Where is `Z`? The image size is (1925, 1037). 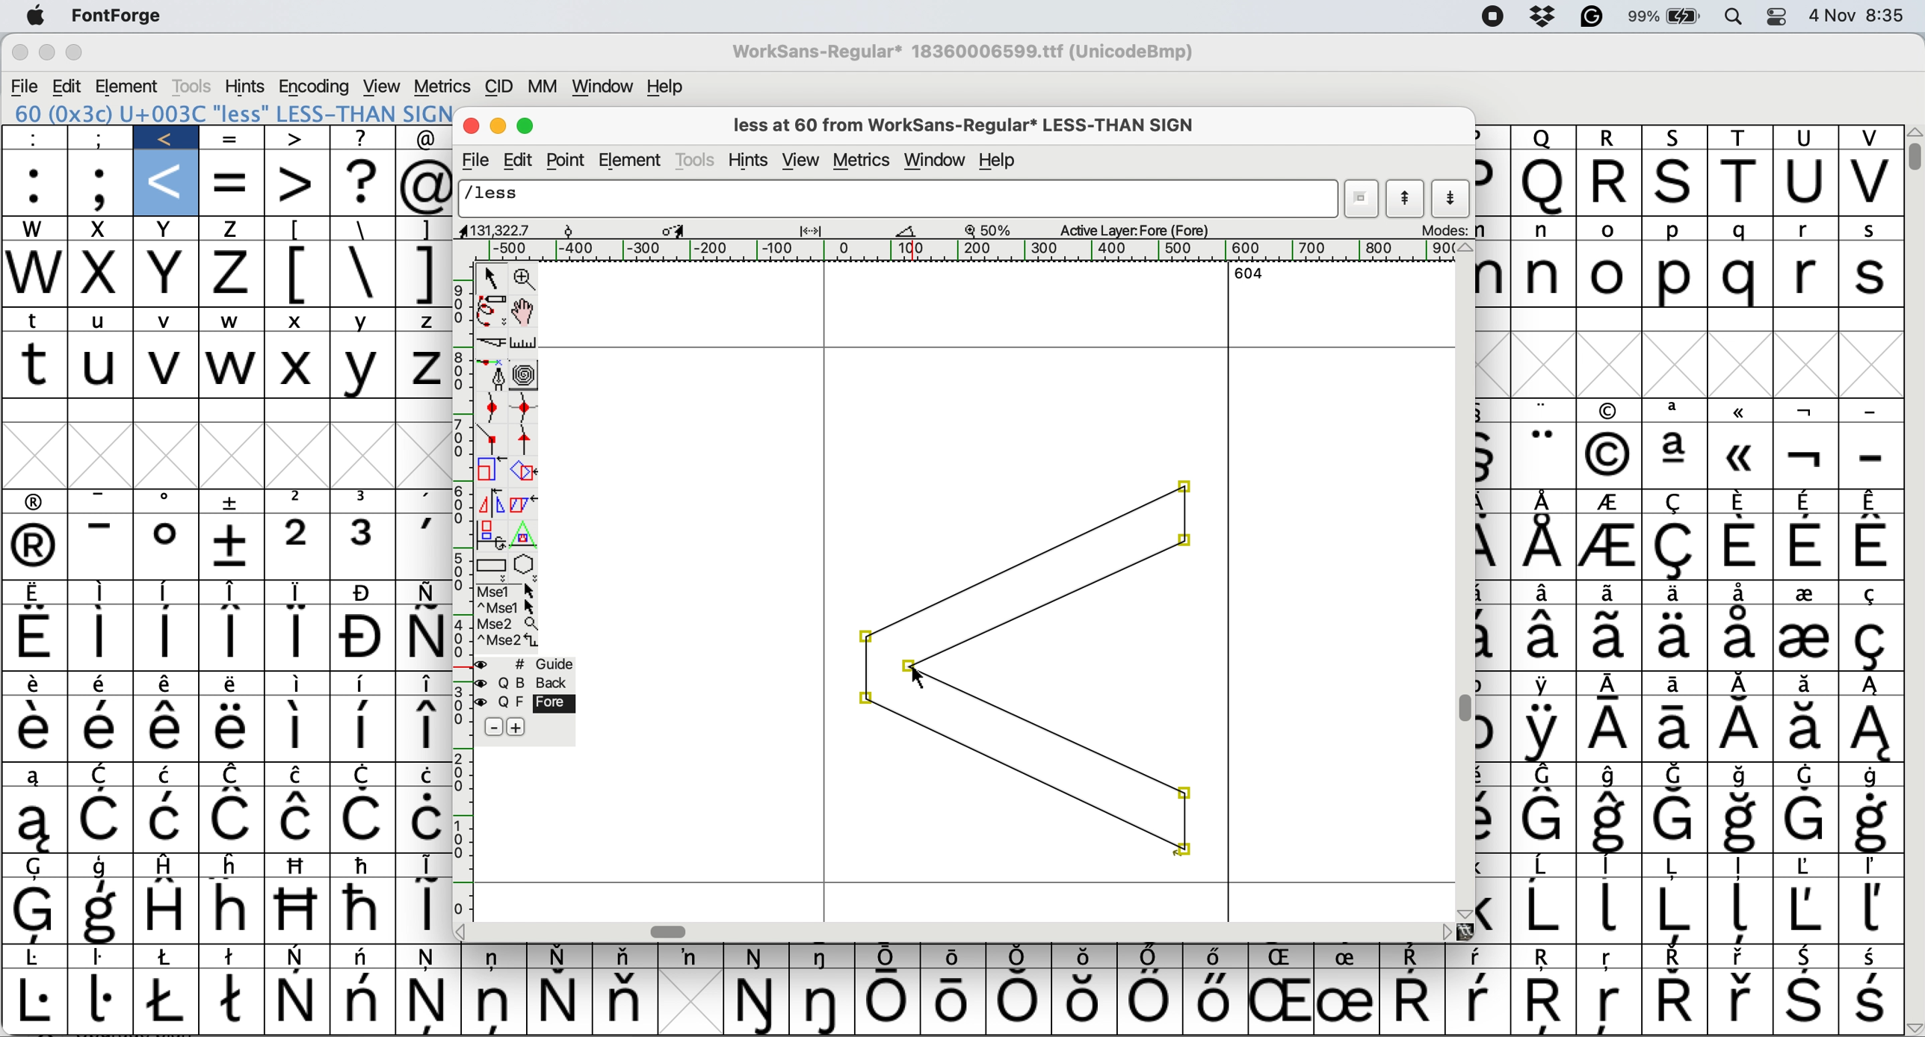 Z is located at coordinates (423, 321).